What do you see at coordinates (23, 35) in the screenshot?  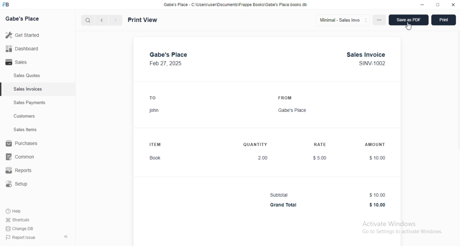 I see `get started` at bounding box center [23, 35].